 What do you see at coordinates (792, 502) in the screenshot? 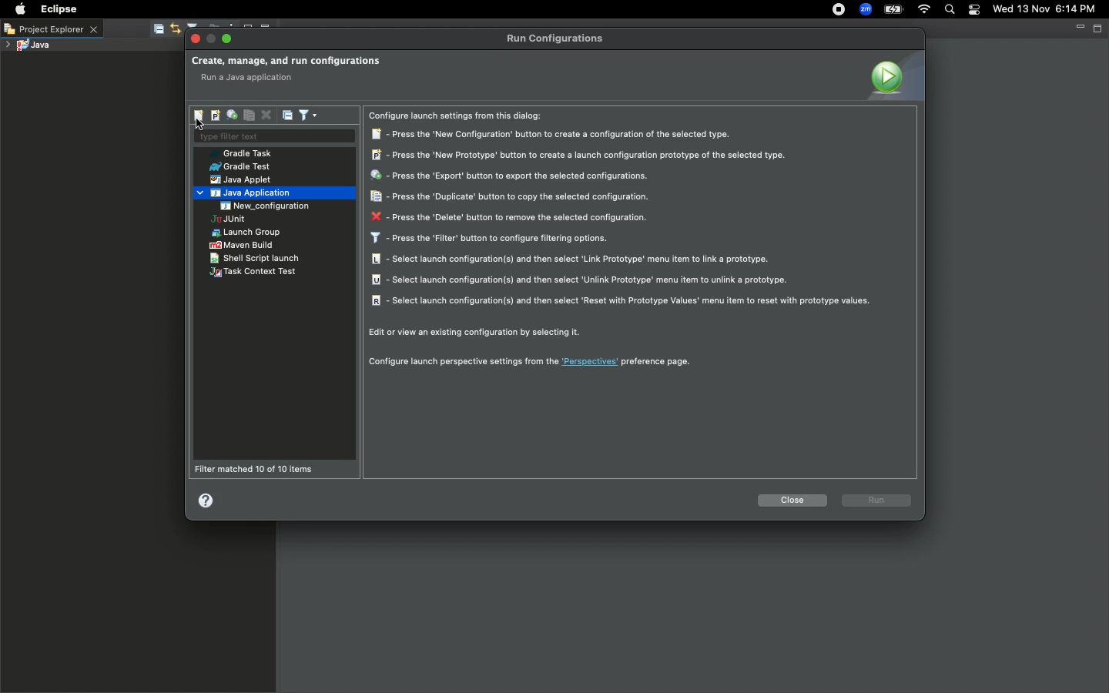
I see `Close` at bounding box center [792, 502].